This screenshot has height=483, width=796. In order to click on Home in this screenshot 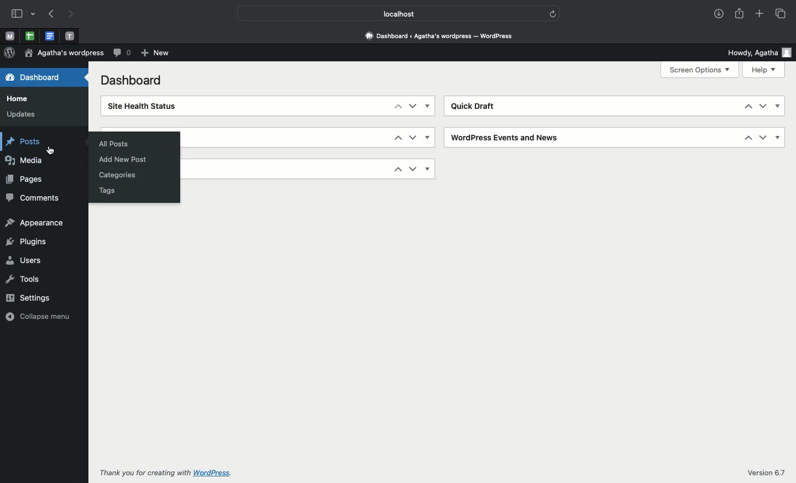, I will do `click(20, 99)`.